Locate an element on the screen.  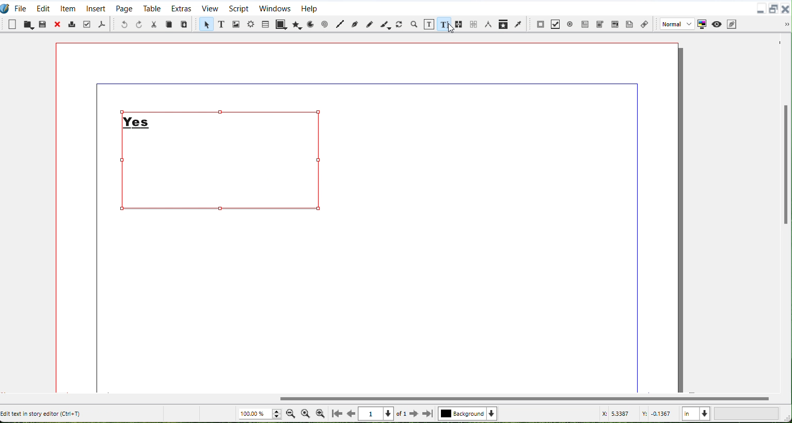
PDF Radio button is located at coordinates (572, 23).